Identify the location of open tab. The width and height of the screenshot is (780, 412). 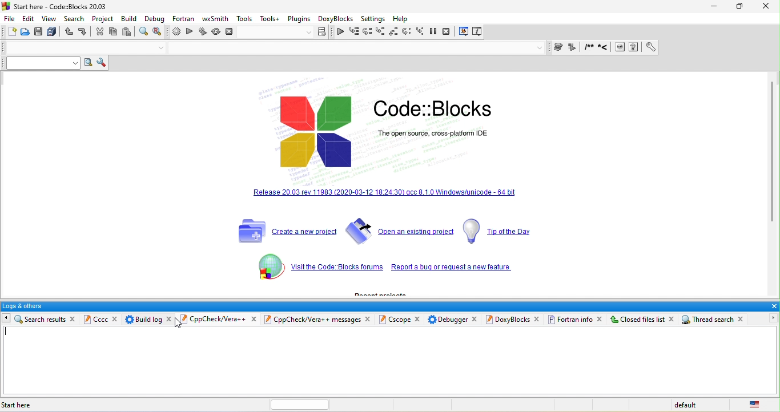
(351, 48).